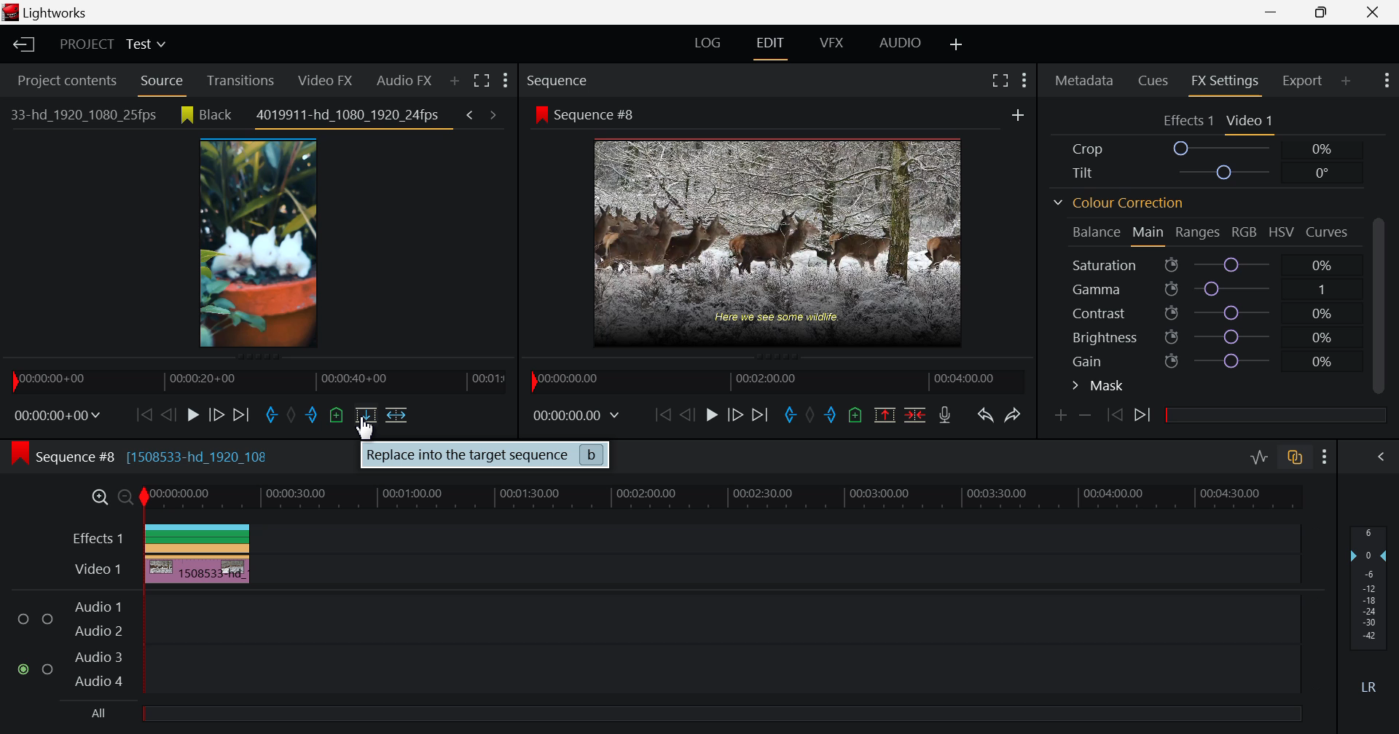  What do you see at coordinates (1285, 234) in the screenshot?
I see `HSV` at bounding box center [1285, 234].